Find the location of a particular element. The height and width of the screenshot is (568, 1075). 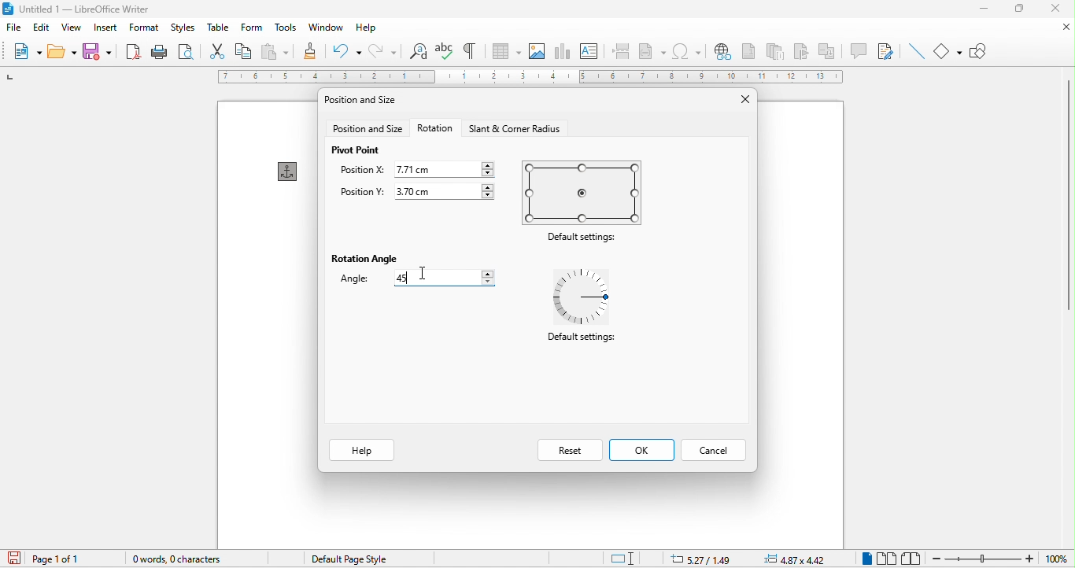

window is located at coordinates (327, 28).